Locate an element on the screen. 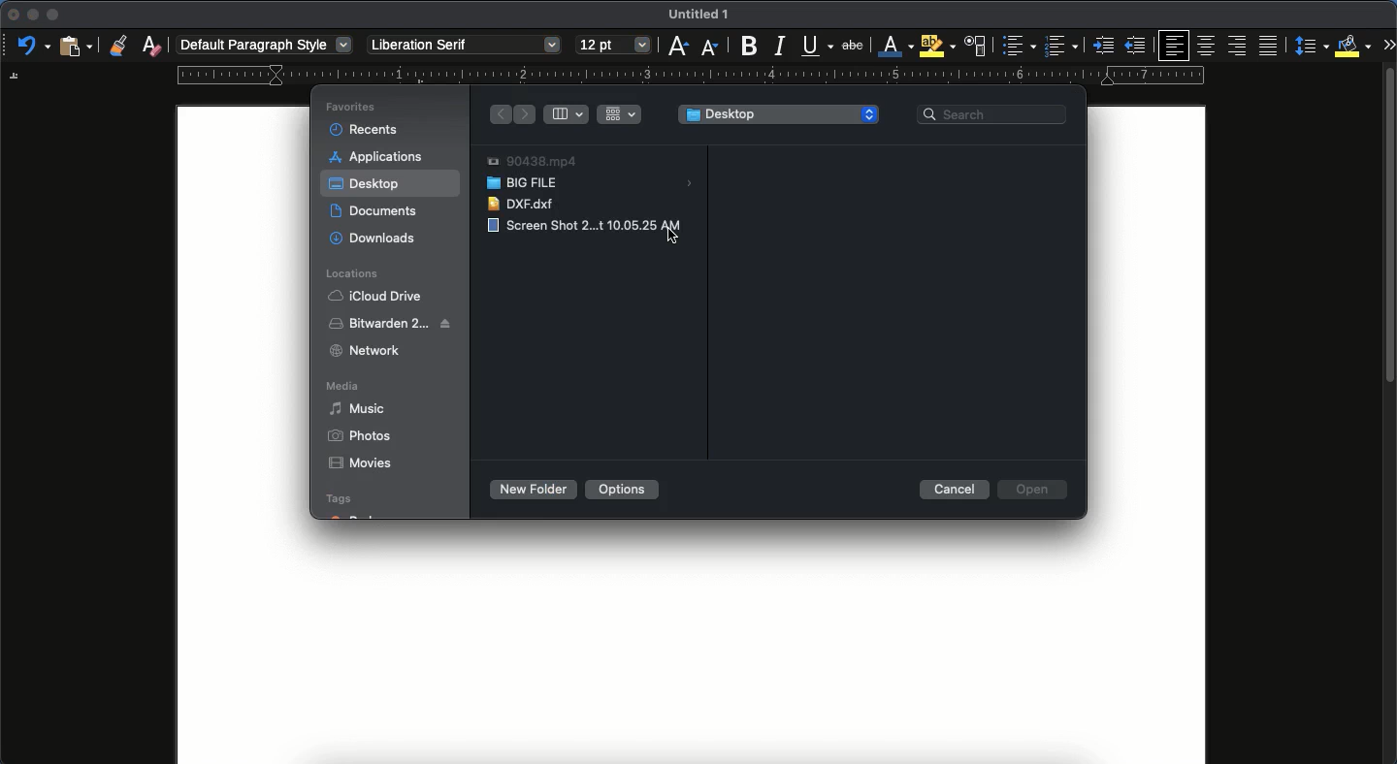 The image size is (1397, 764). big file is located at coordinates (592, 184).